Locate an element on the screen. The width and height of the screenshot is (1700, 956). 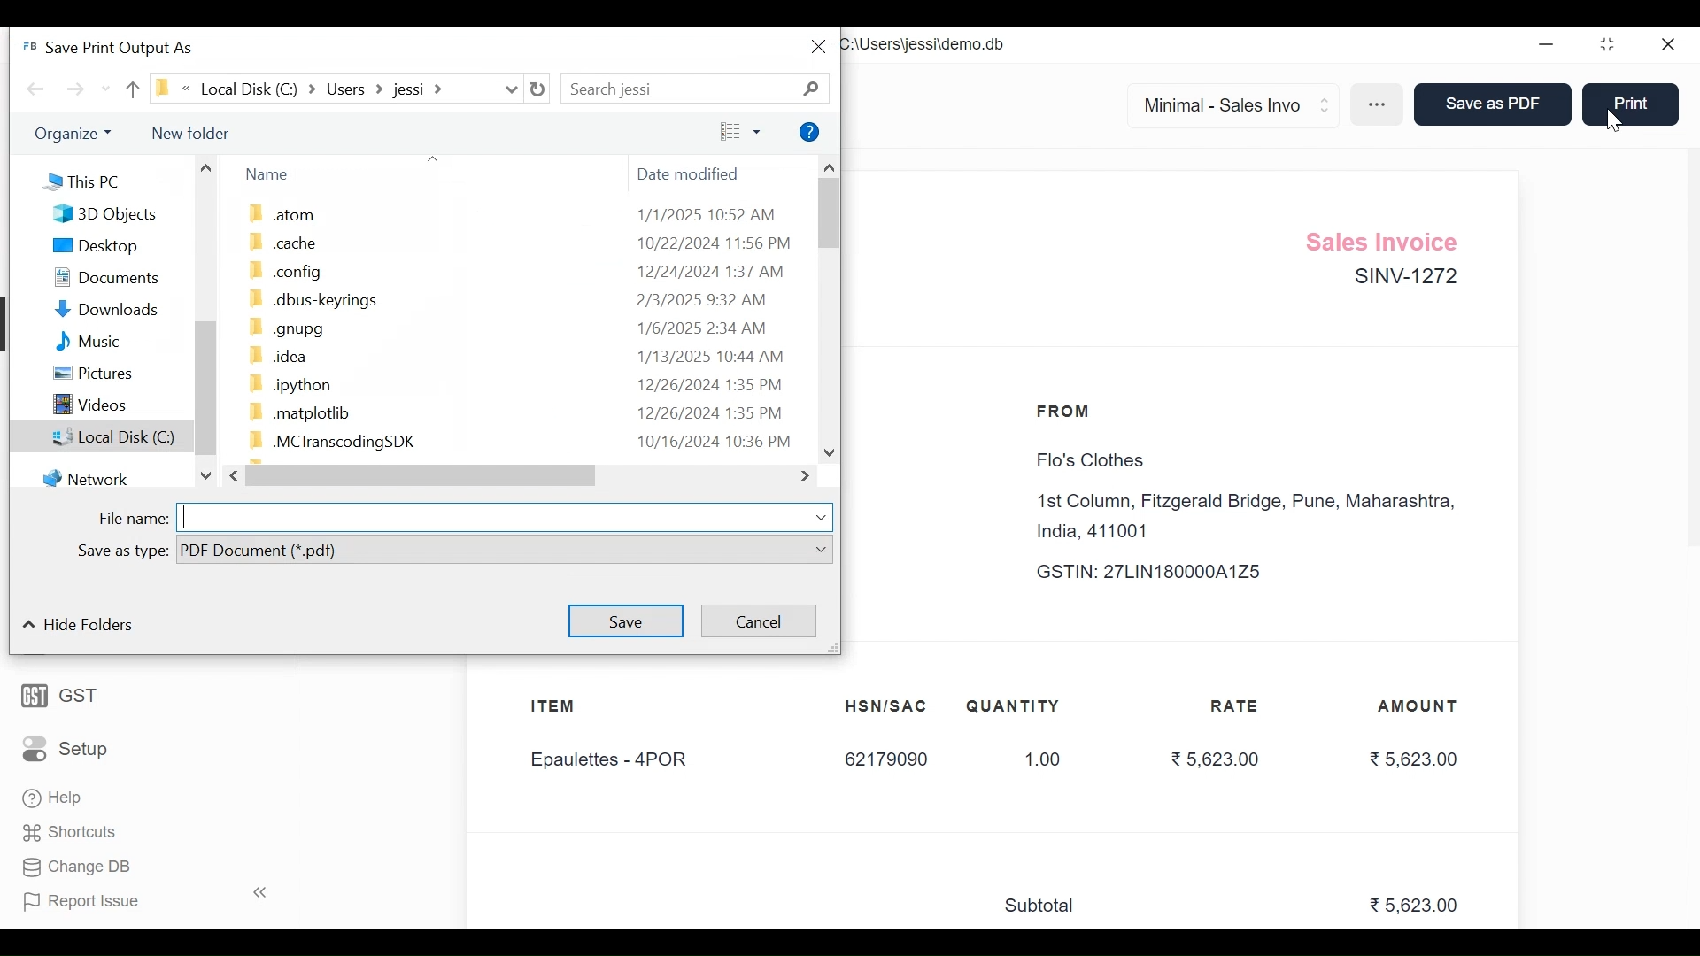
Back is located at coordinates (37, 90).